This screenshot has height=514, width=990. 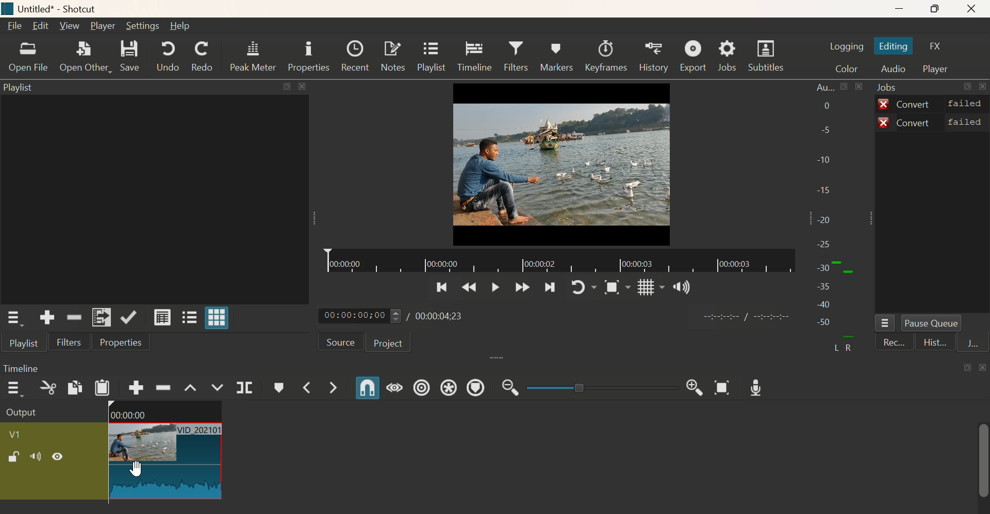 I want to click on , so click(x=15, y=26).